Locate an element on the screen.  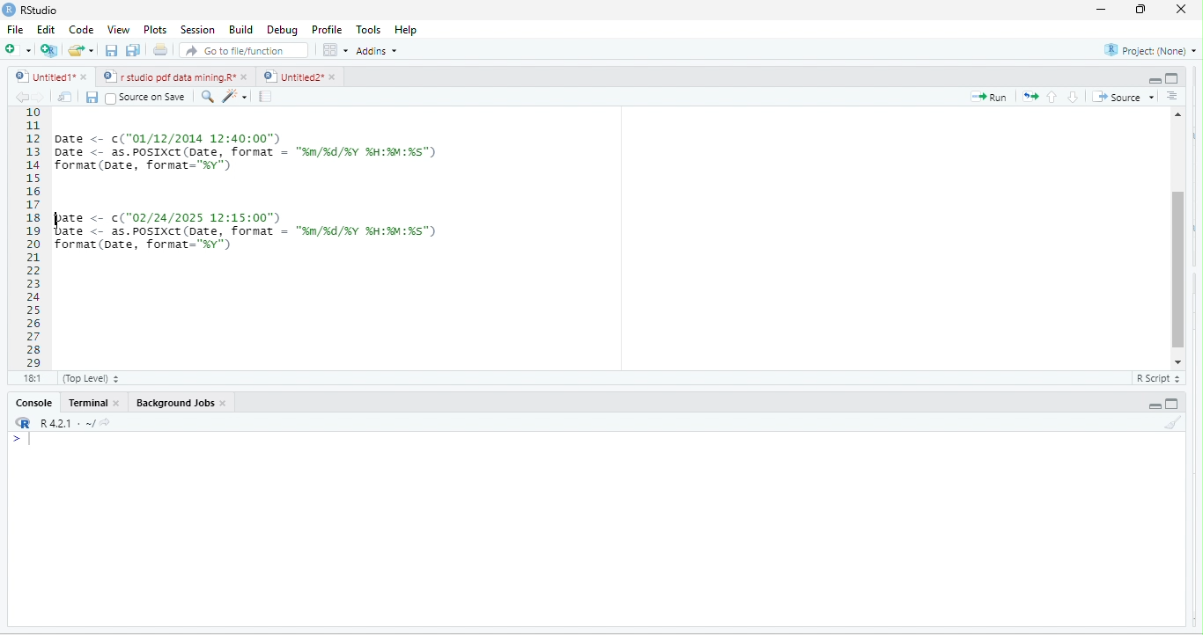
Edit is located at coordinates (46, 32).